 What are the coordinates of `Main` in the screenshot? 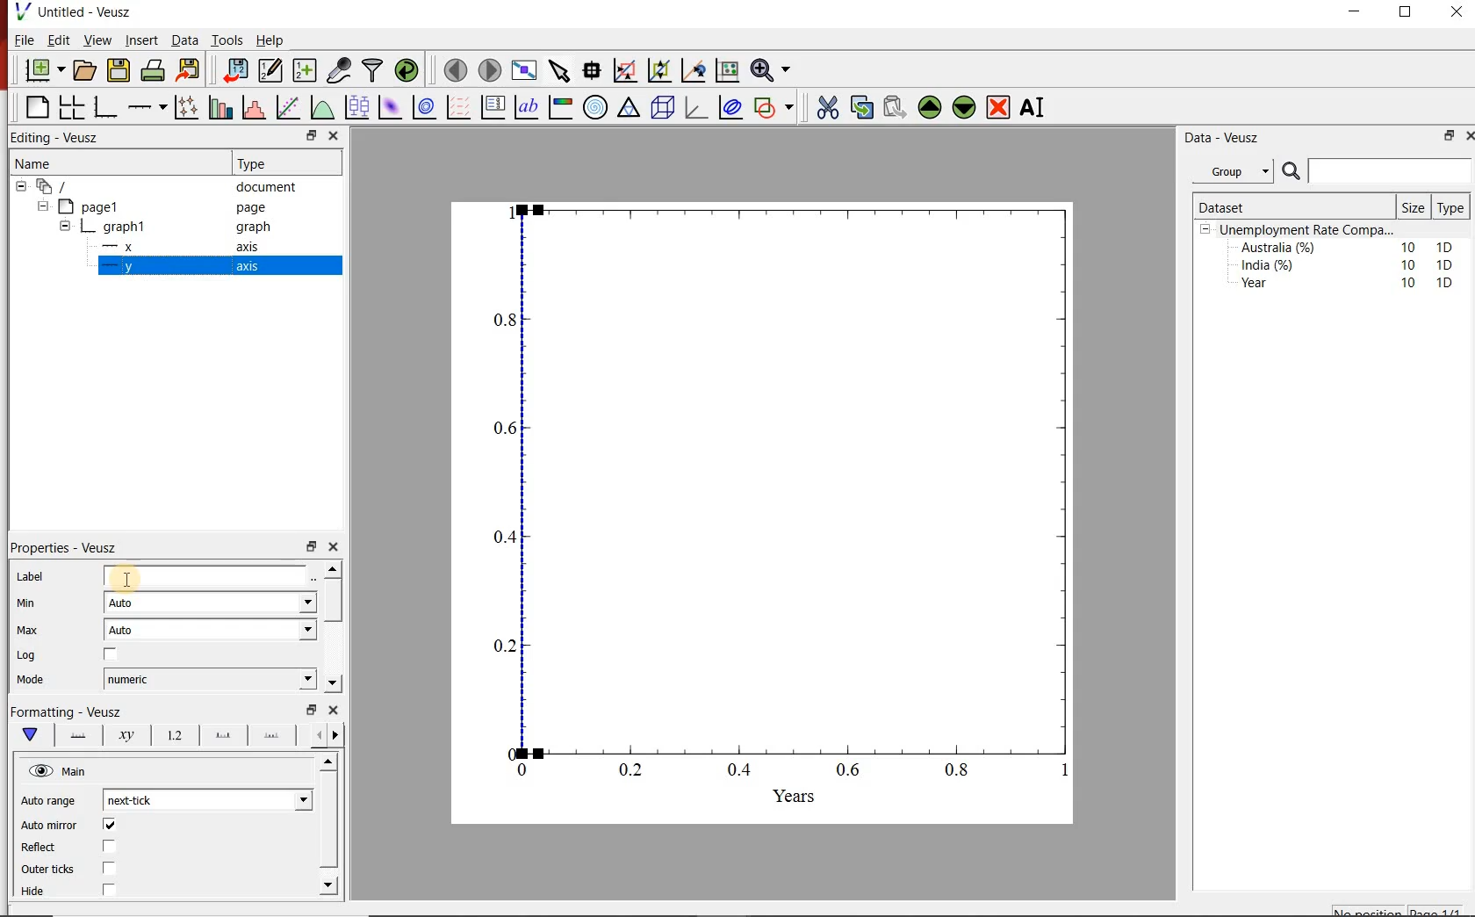 It's located at (76, 772).